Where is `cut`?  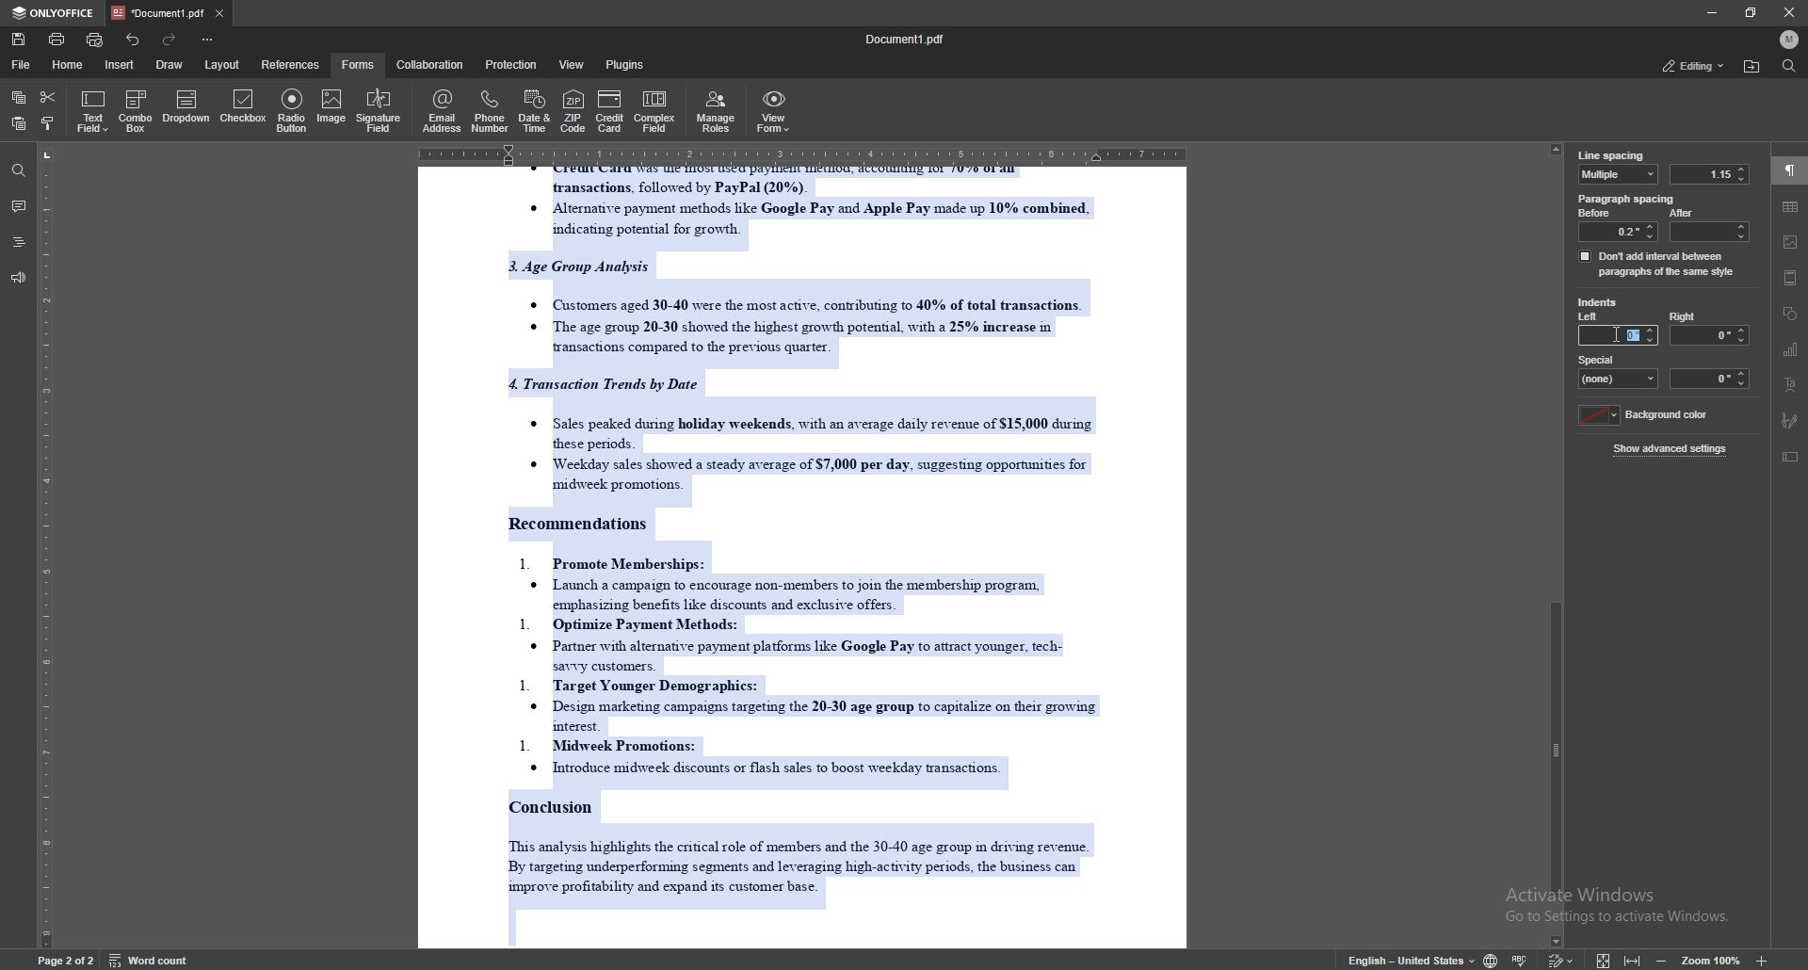
cut is located at coordinates (48, 97).